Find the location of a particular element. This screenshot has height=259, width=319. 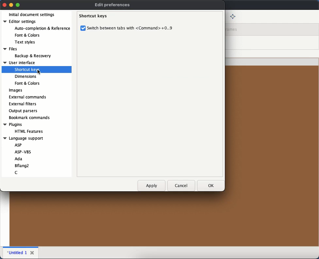

output parsers is located at coordinates (23, 111).